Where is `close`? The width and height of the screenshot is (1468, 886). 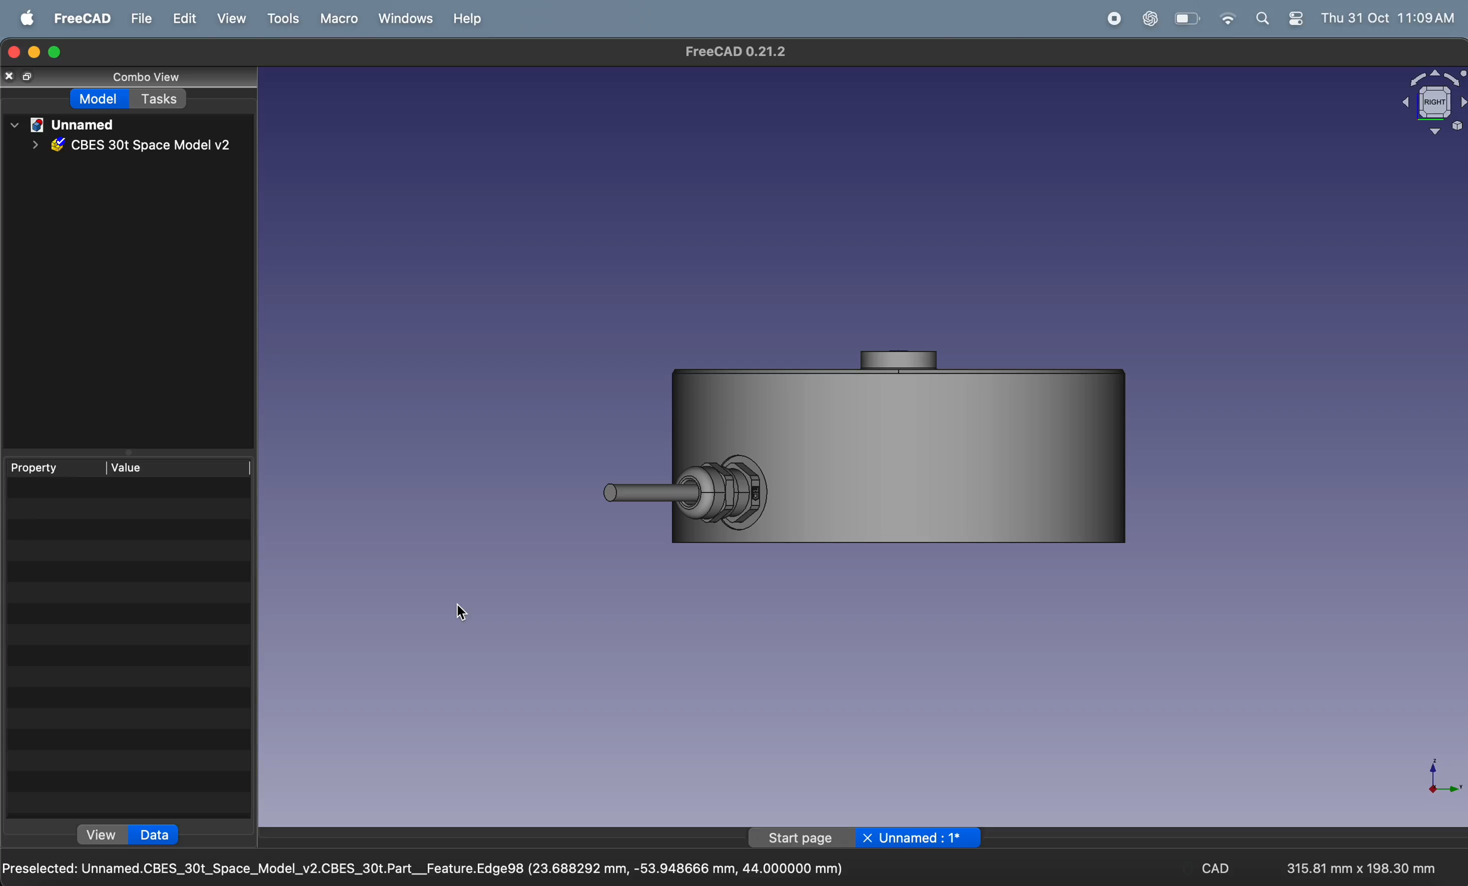
close is located at coordinates (13, 52).